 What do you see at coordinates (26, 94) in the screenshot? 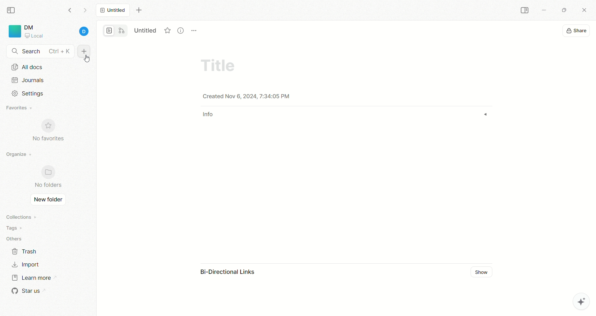
I see `settings` at bounding box center [26, 94].